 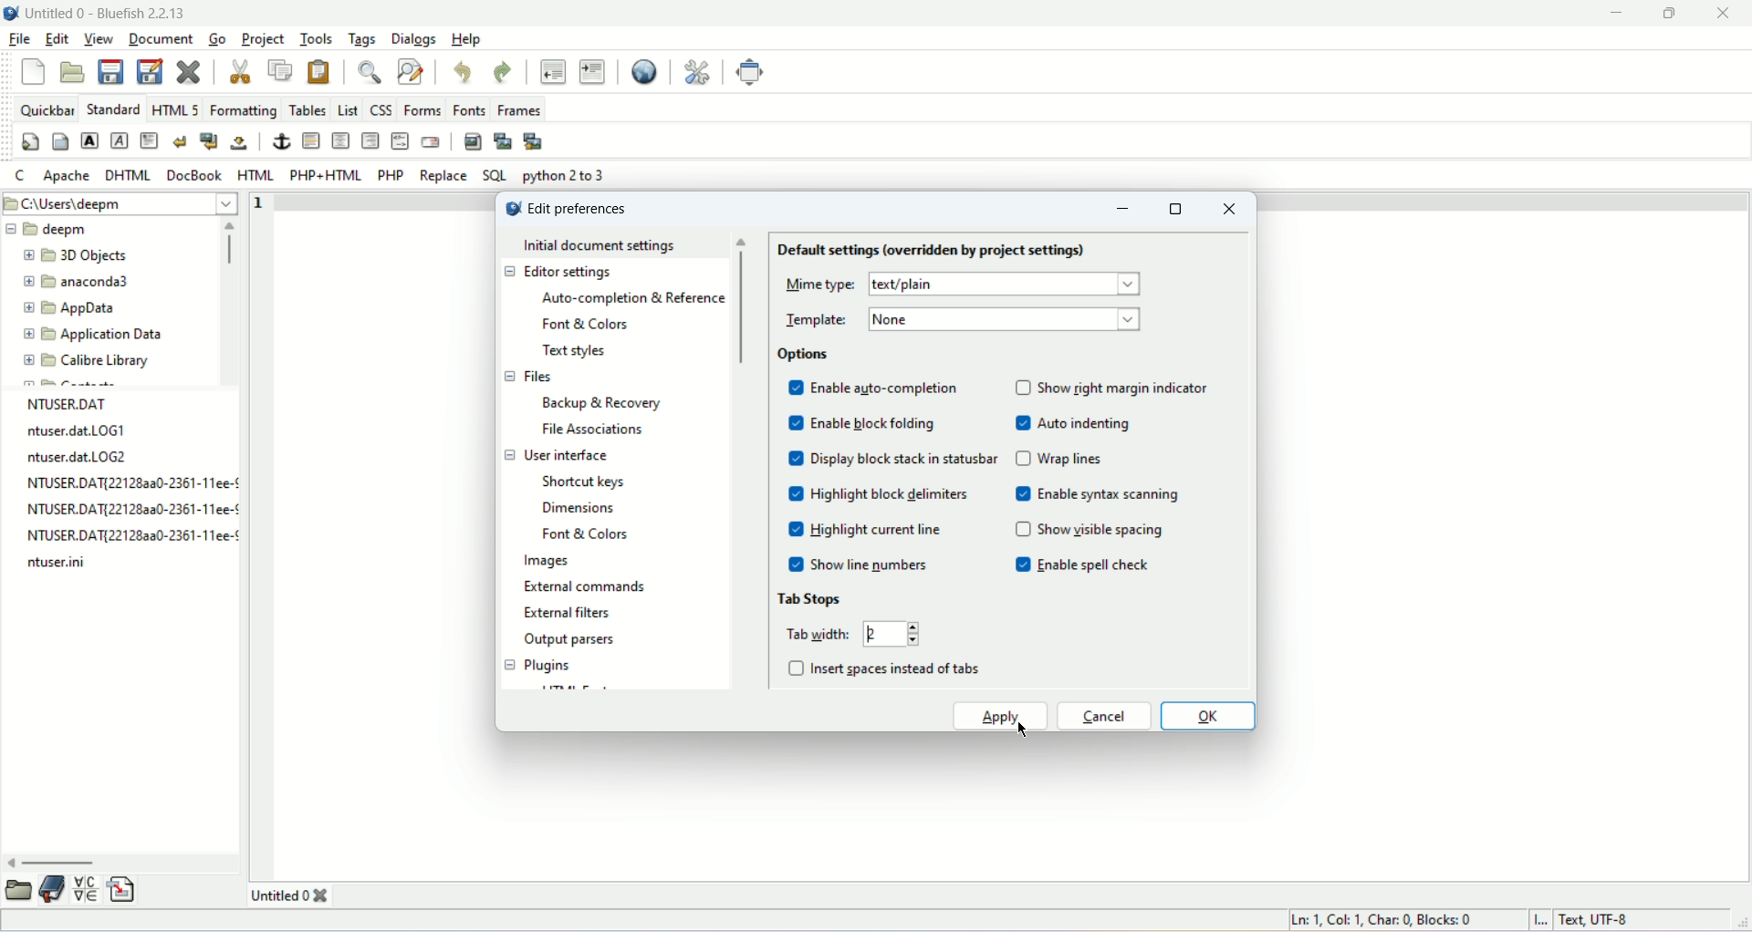 I want to click on paste, so click(x=322, y=70).